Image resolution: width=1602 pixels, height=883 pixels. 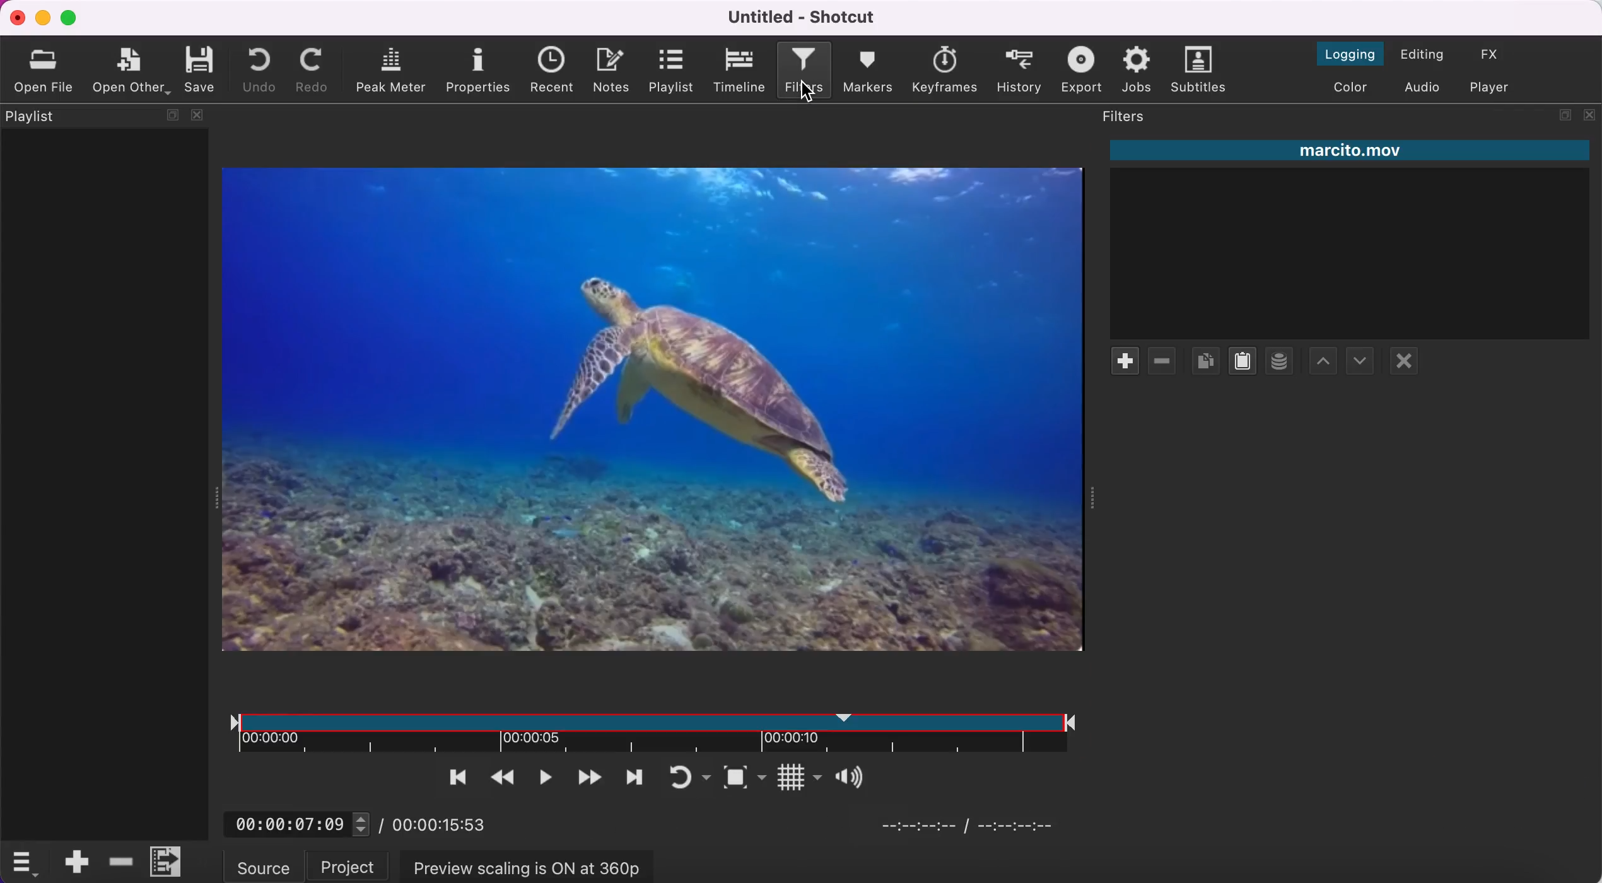 What do you see at coordinates (588, 776) in the screenshot?
I see `play quickly forwards` at bounding box center [588, 776].